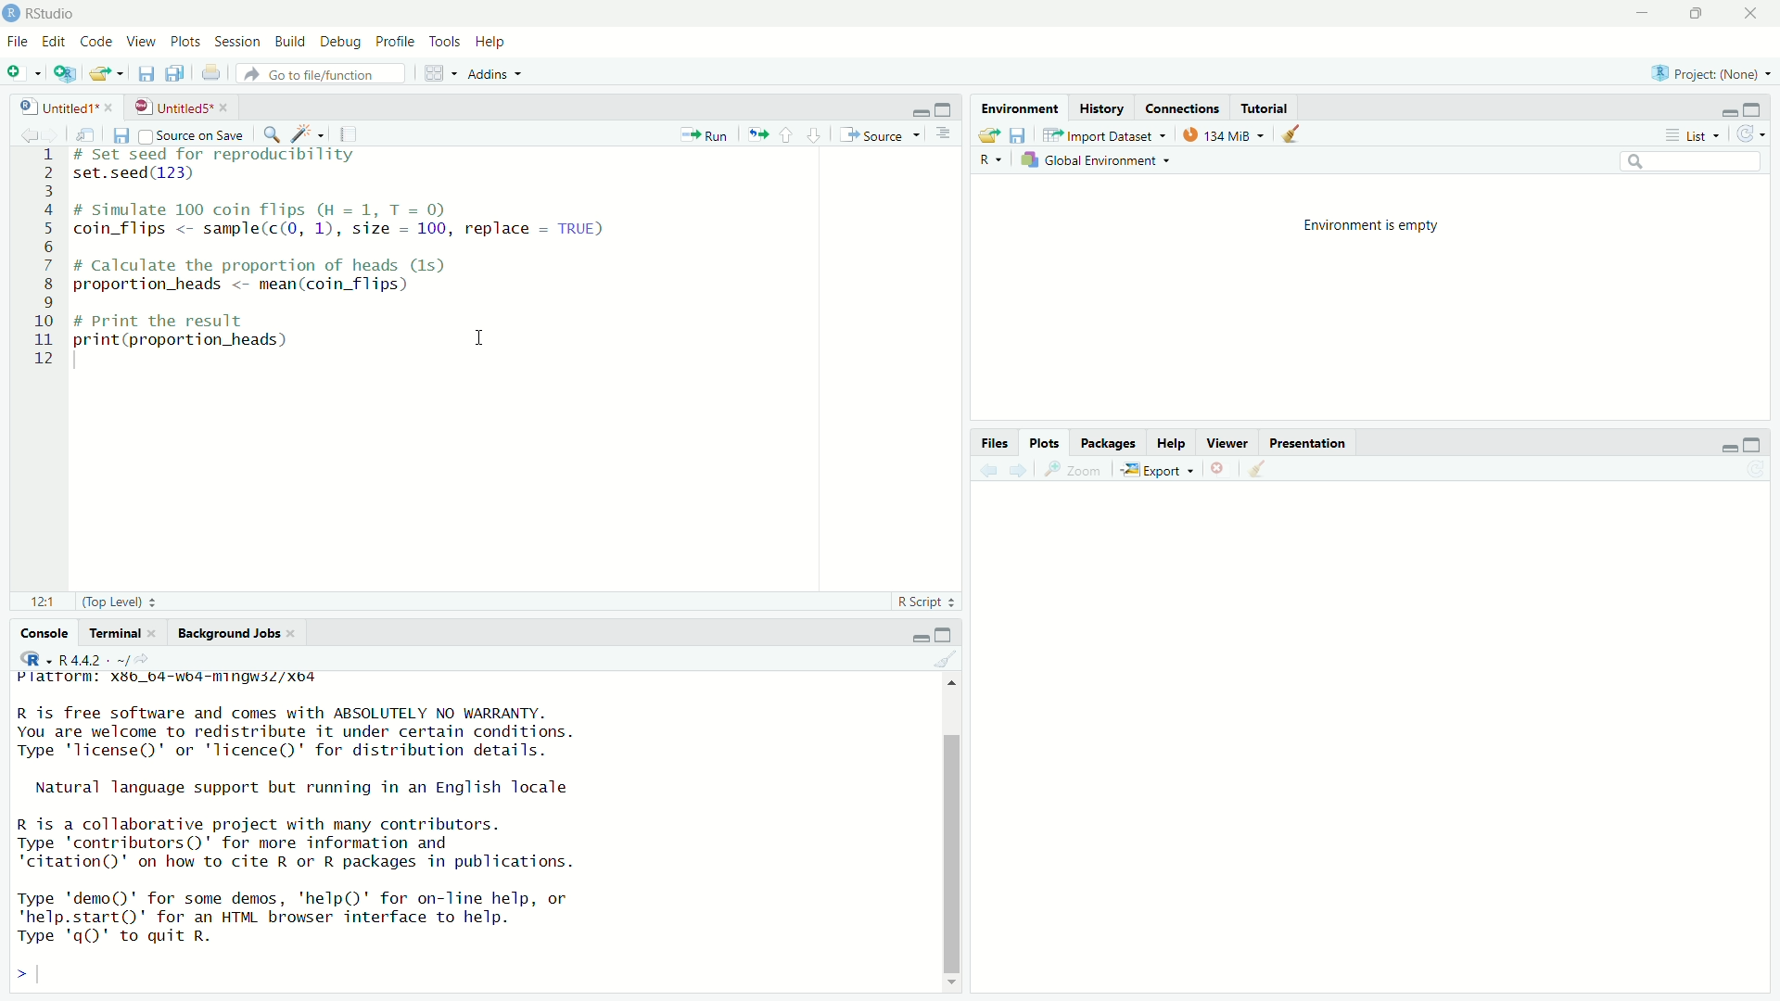 The image size is (1780, 1001). What do you see at coordinates (83, 133) in the screenshot?
I see `show in new window` at bounding box center [83, 133].